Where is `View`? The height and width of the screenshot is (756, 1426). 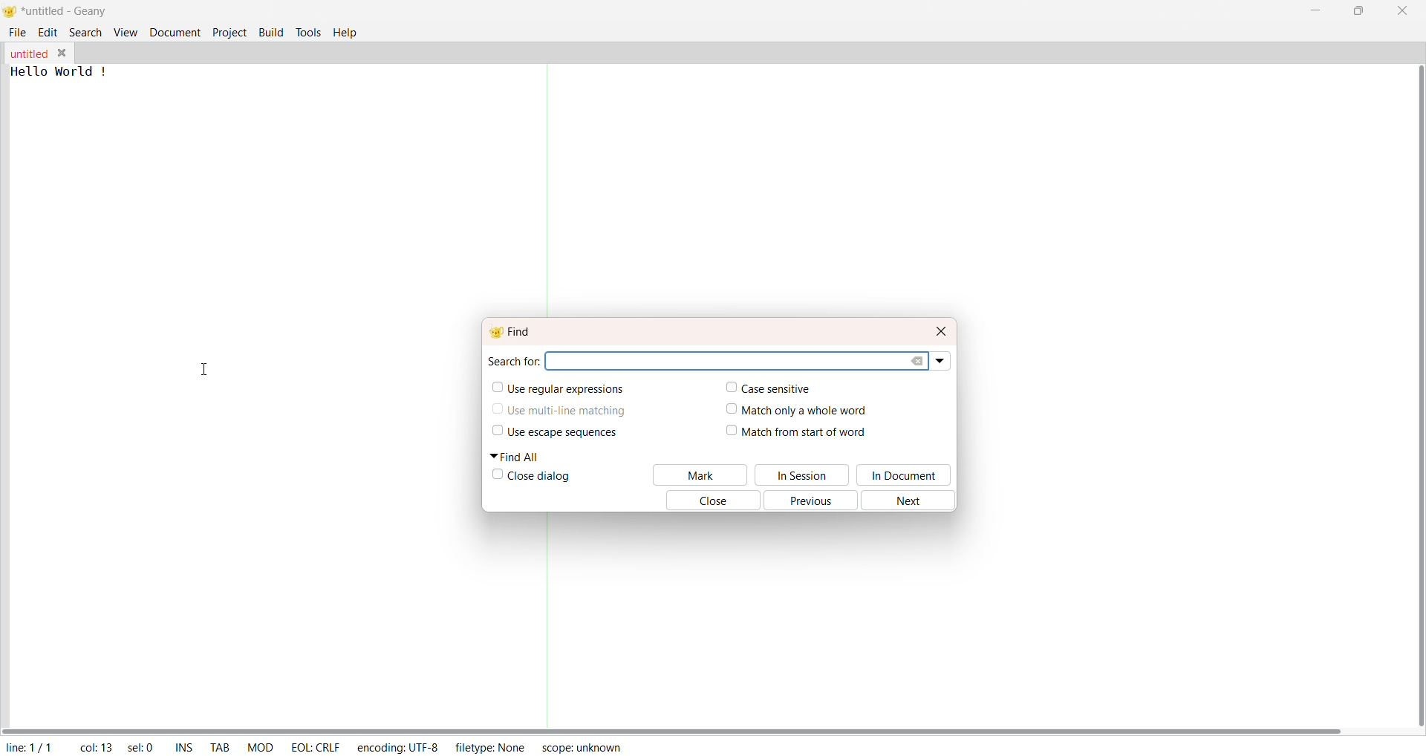
View is located at coordinates (123, 33).